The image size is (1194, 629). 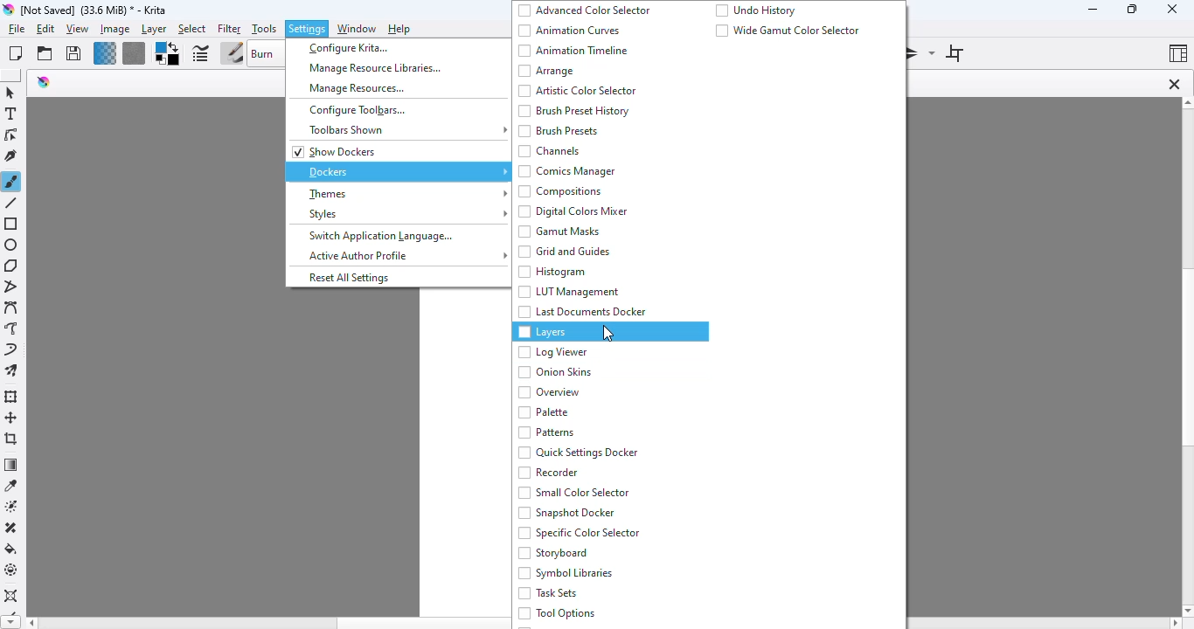 I want to click on brush presets, so click(x=559, y=131).